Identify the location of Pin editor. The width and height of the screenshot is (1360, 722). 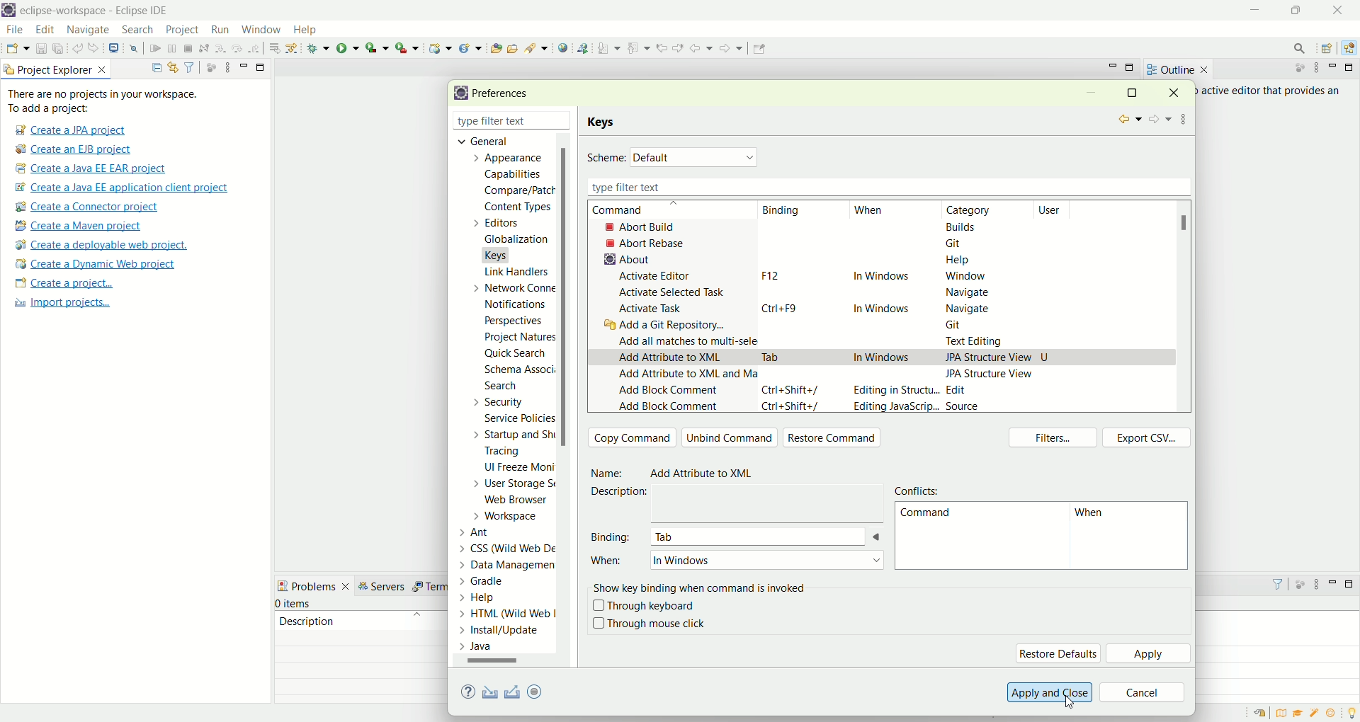
(757, 50).